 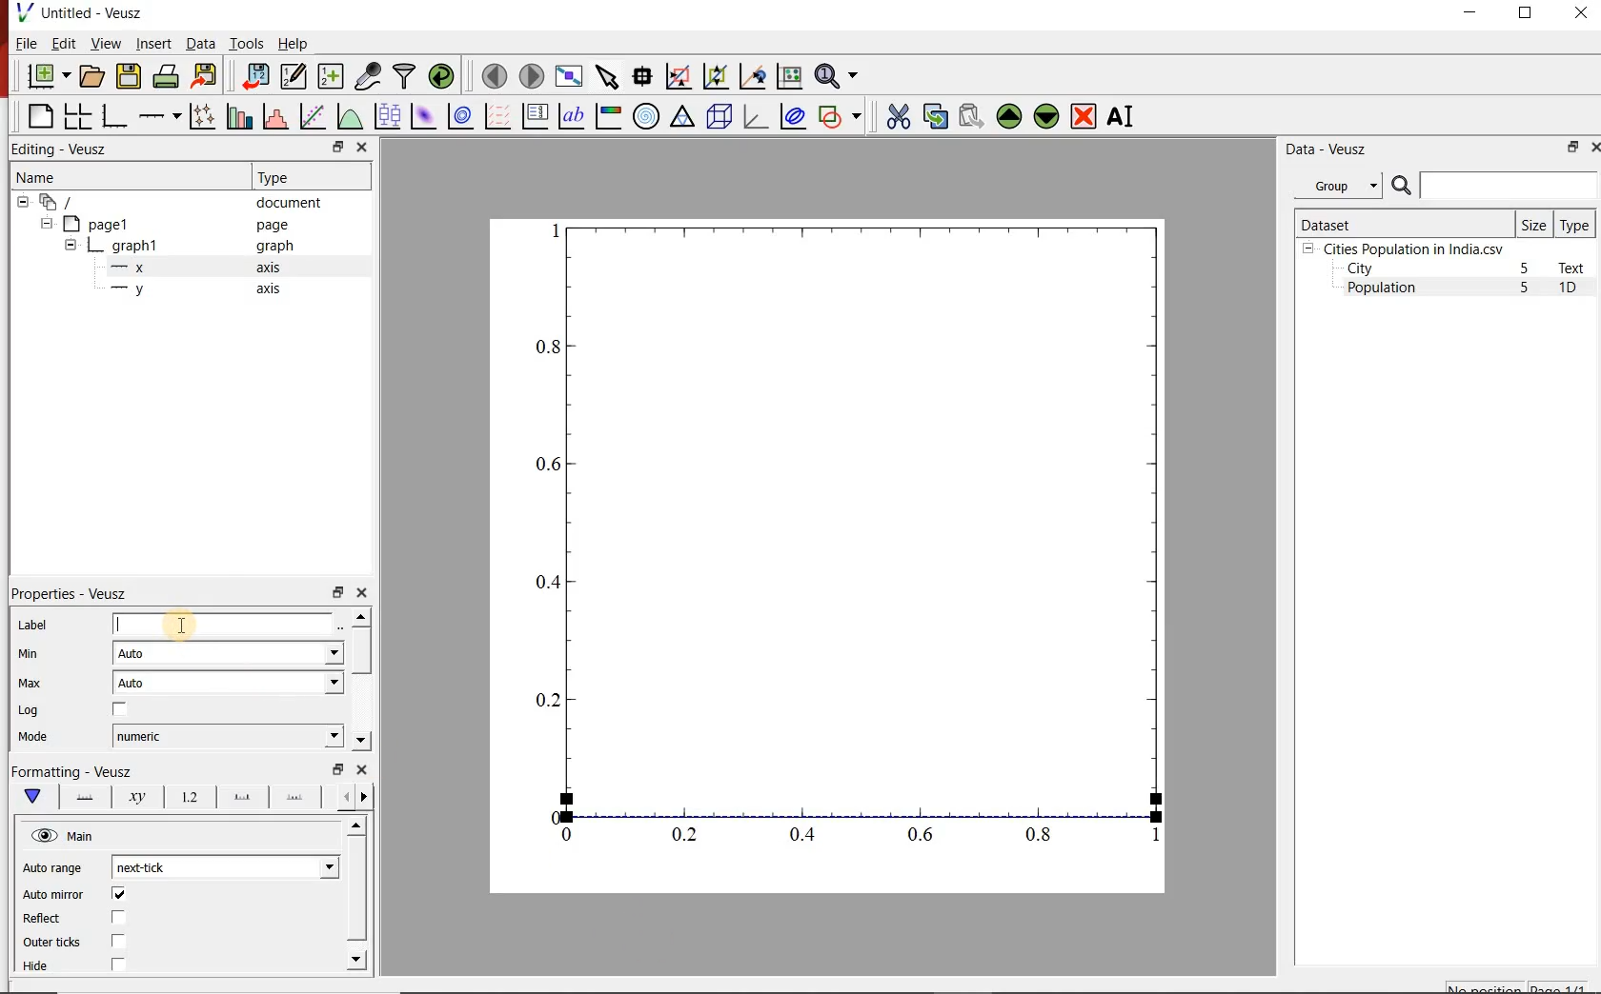 I want to click on save the document, so click(x=129, y=74).